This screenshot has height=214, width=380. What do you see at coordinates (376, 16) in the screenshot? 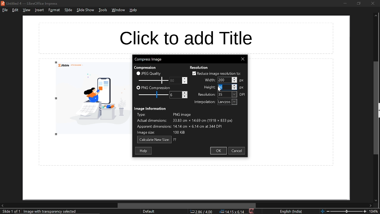
I see `Move up` at bounding box center [376, 16].